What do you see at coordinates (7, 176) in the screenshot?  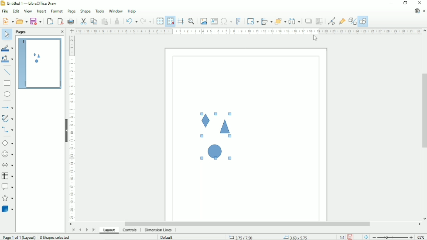 I see `Flow chart` at bounding box center [7, 176].